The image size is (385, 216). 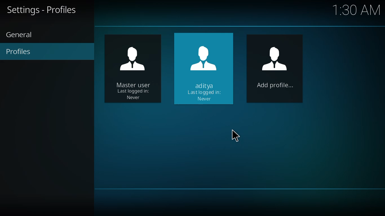 I want to click on time, so click(x=356, y=10).